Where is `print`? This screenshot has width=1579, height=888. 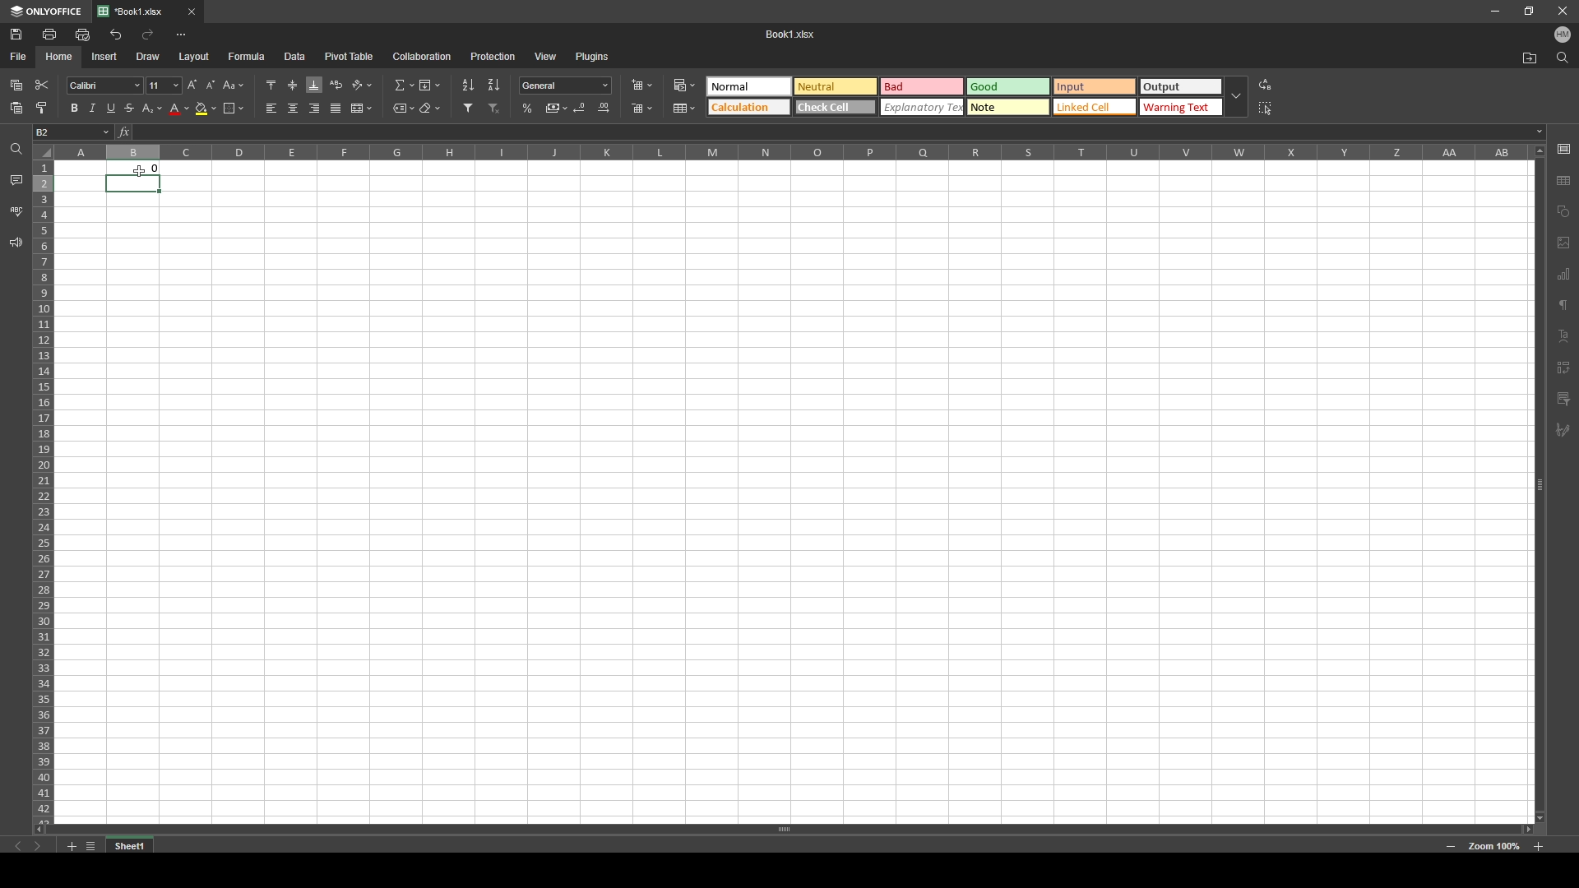
print is located at coordinates (51, 34).